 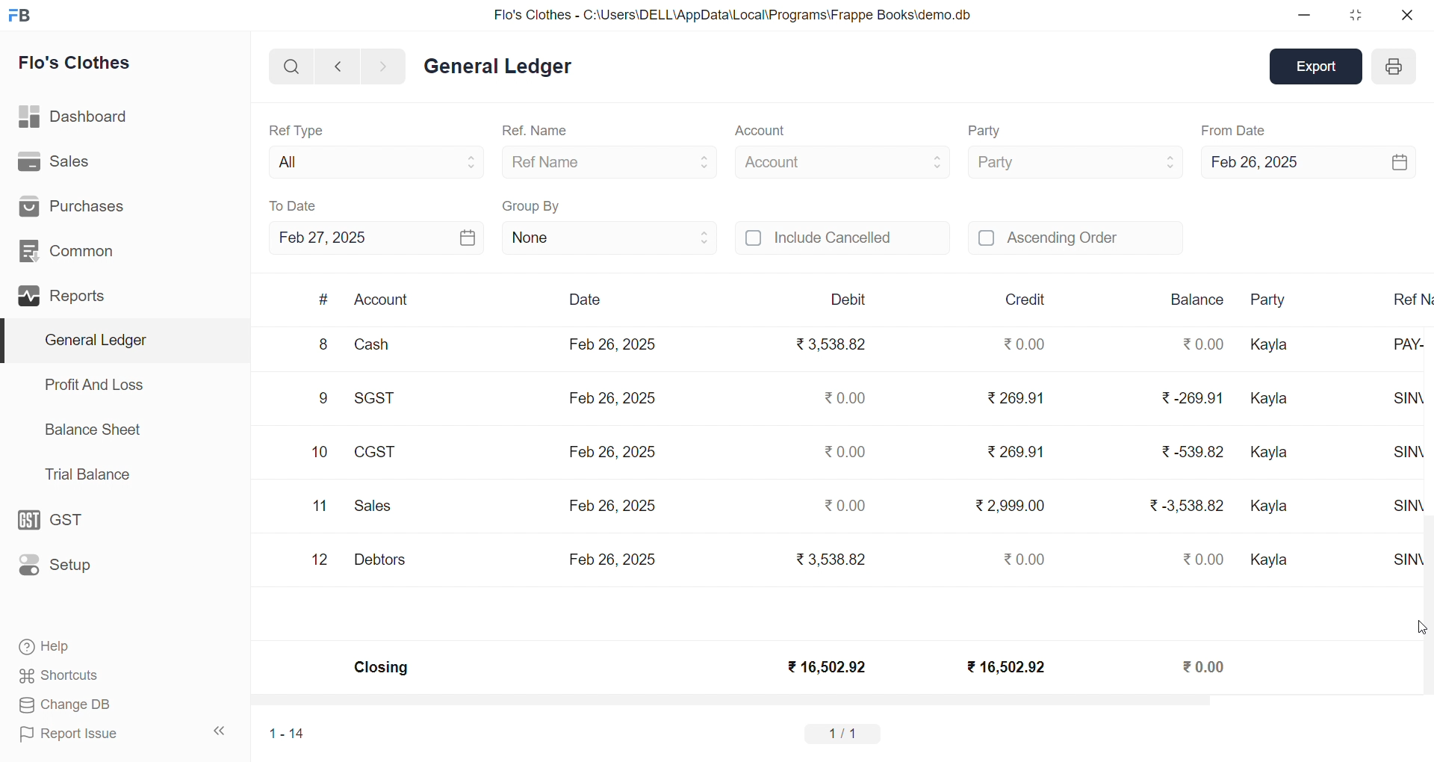 I want to click on General Ledger, so click(x=497, y=67).